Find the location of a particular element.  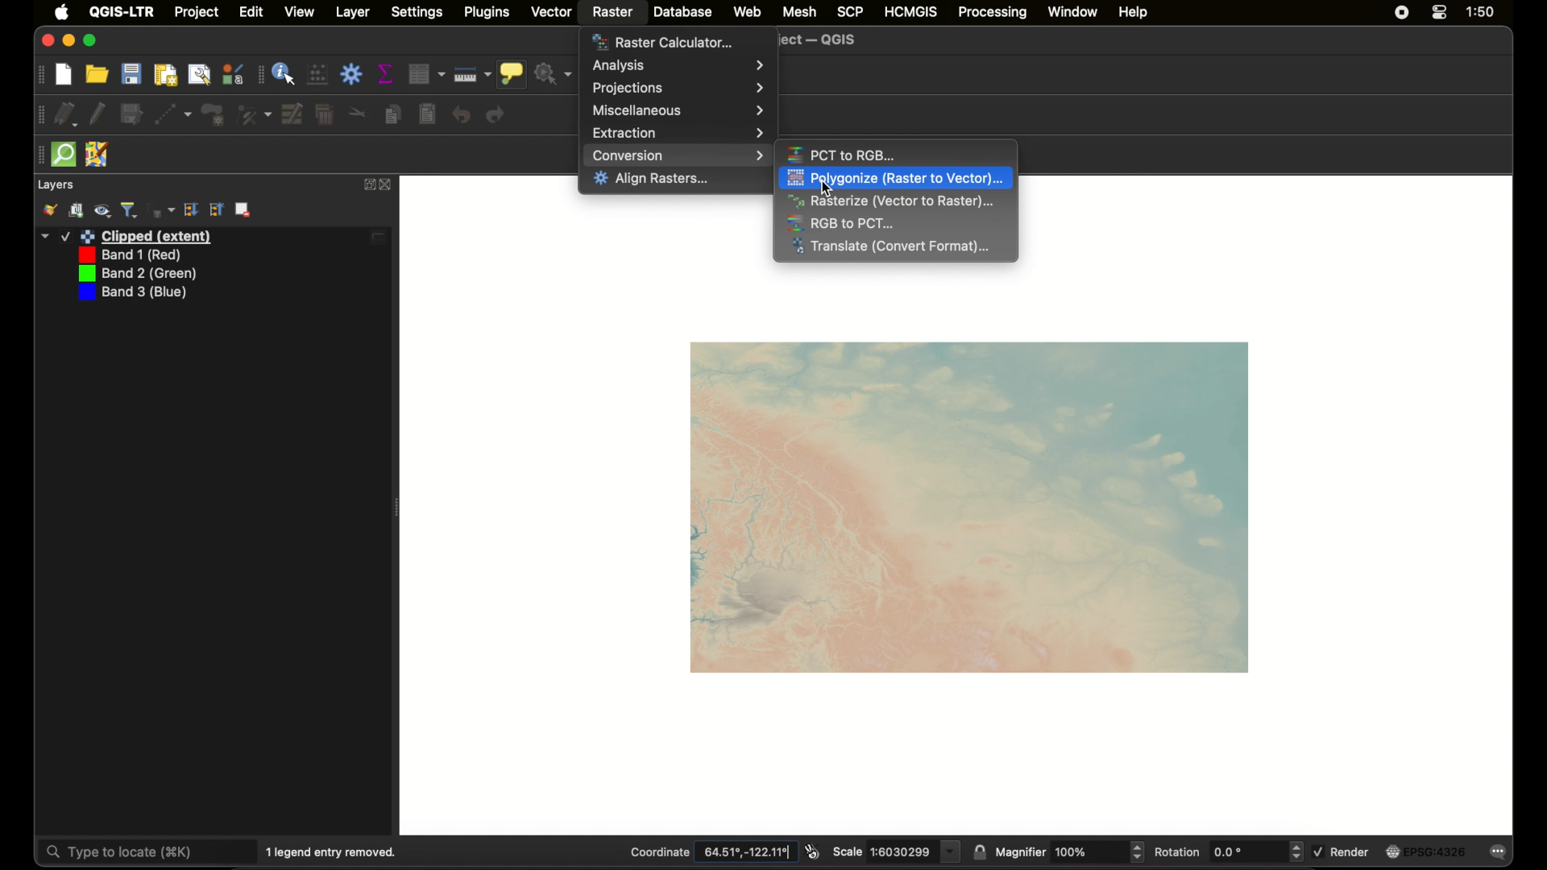

cursor is located at coordinates (827, 189).